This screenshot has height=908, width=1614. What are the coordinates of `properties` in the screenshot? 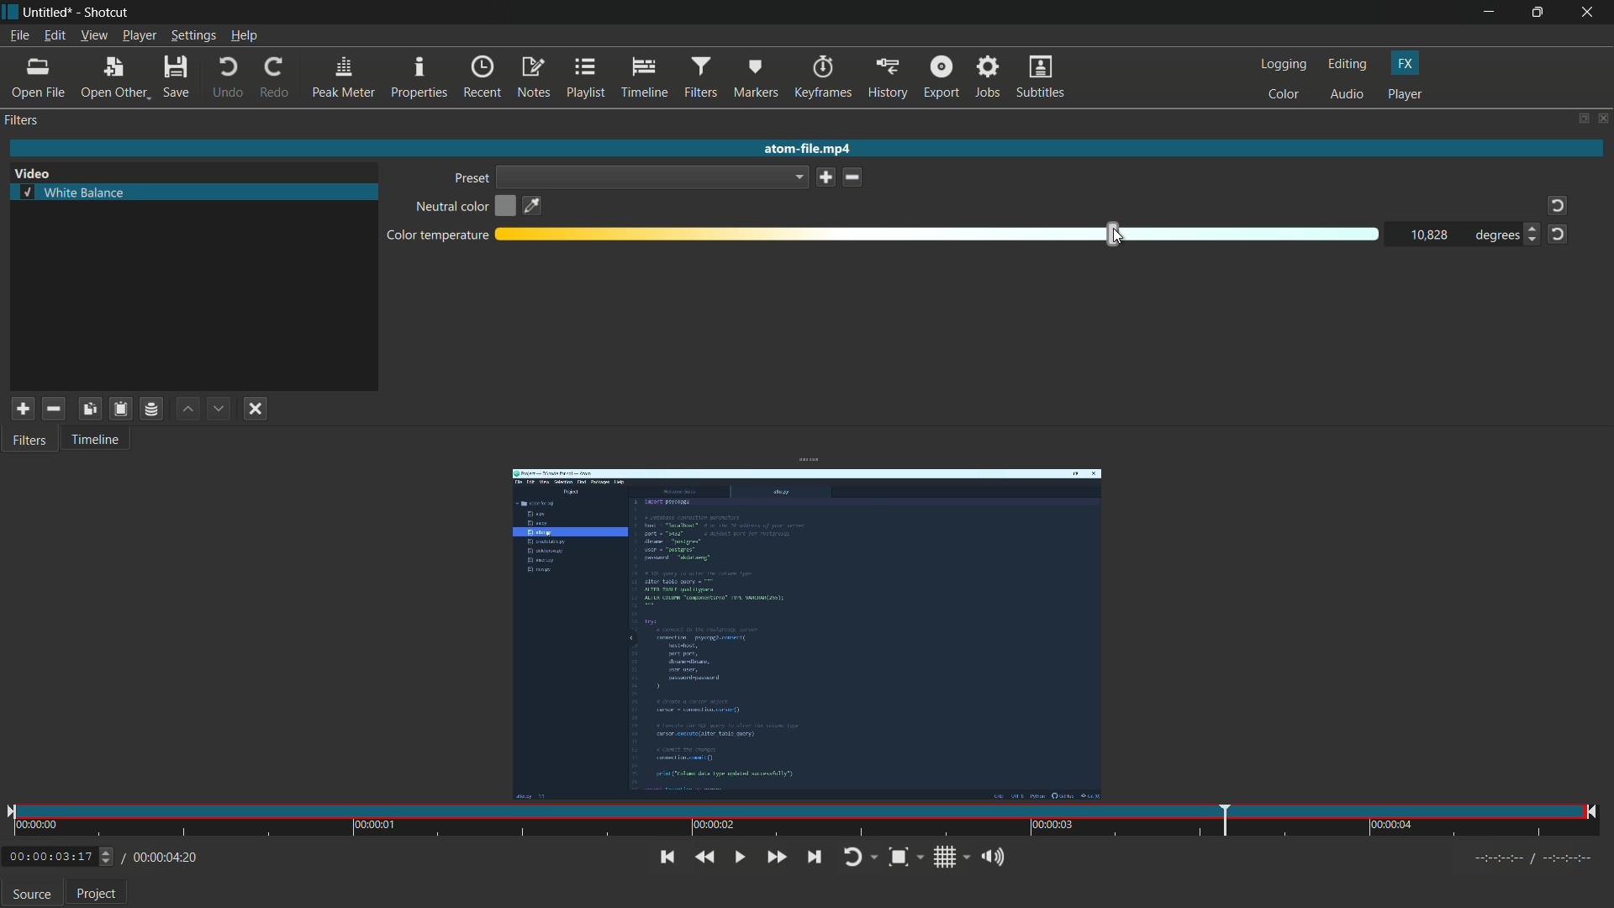 It's located at (420, 78).